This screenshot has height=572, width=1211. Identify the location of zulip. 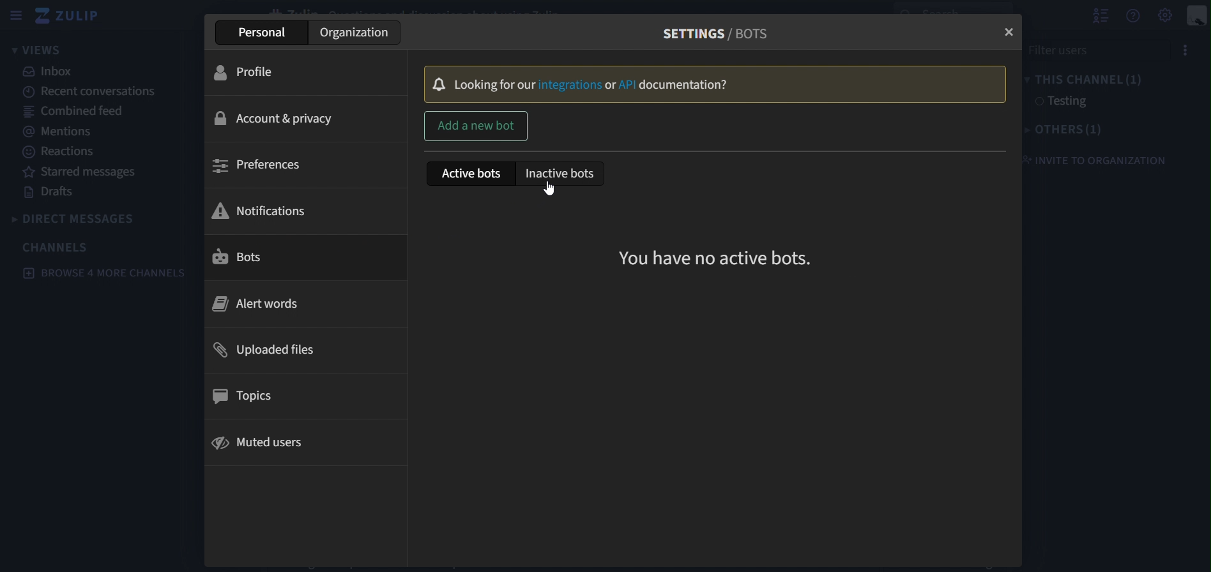
(73, 17).